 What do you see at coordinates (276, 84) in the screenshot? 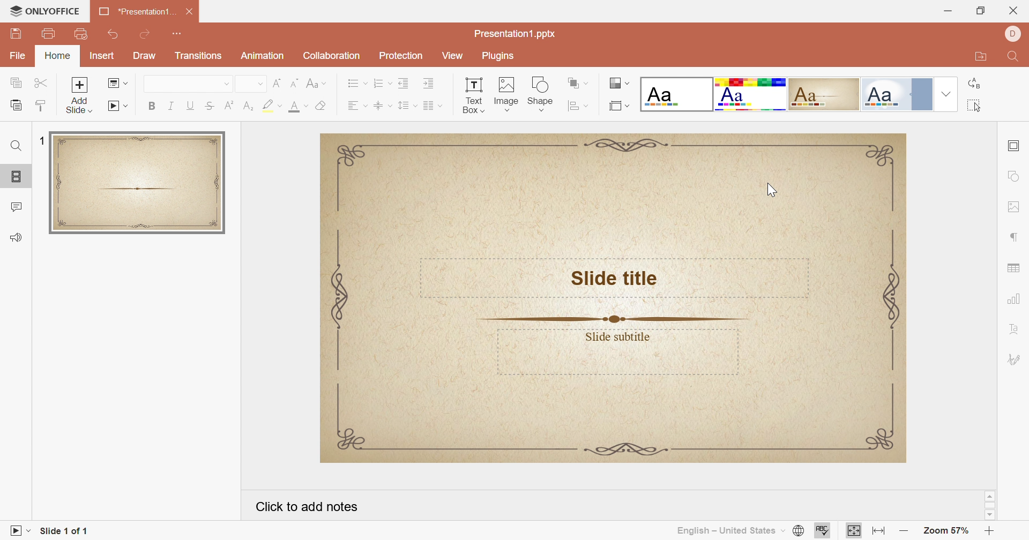
I see `Increment font size` at bounding box center [276, 84].